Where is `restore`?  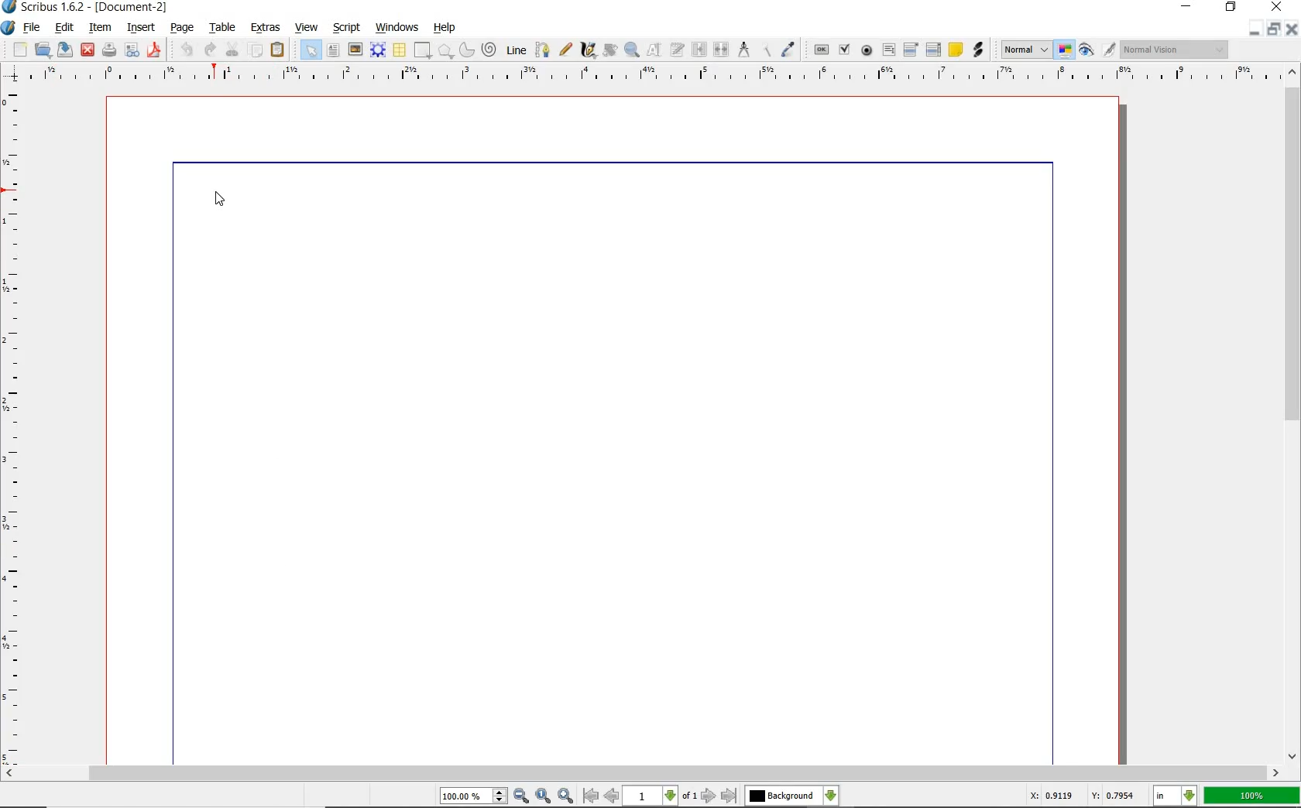
restore is located at coordinates (1273, 29).